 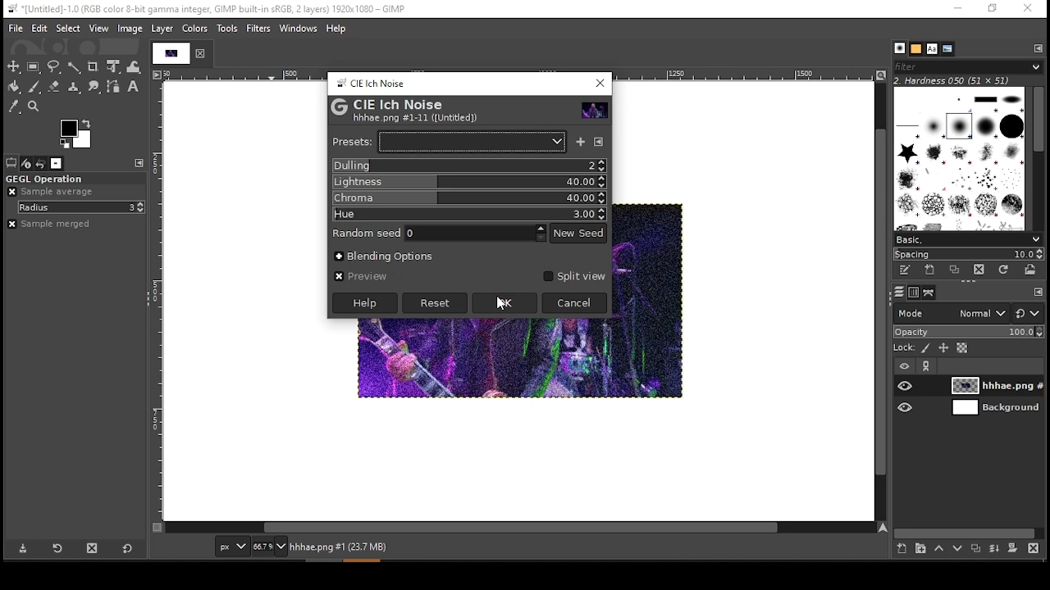 What do you see at coordinates (130, 28) in the screenshot?
I see `image` at bounding box center [130, 28].